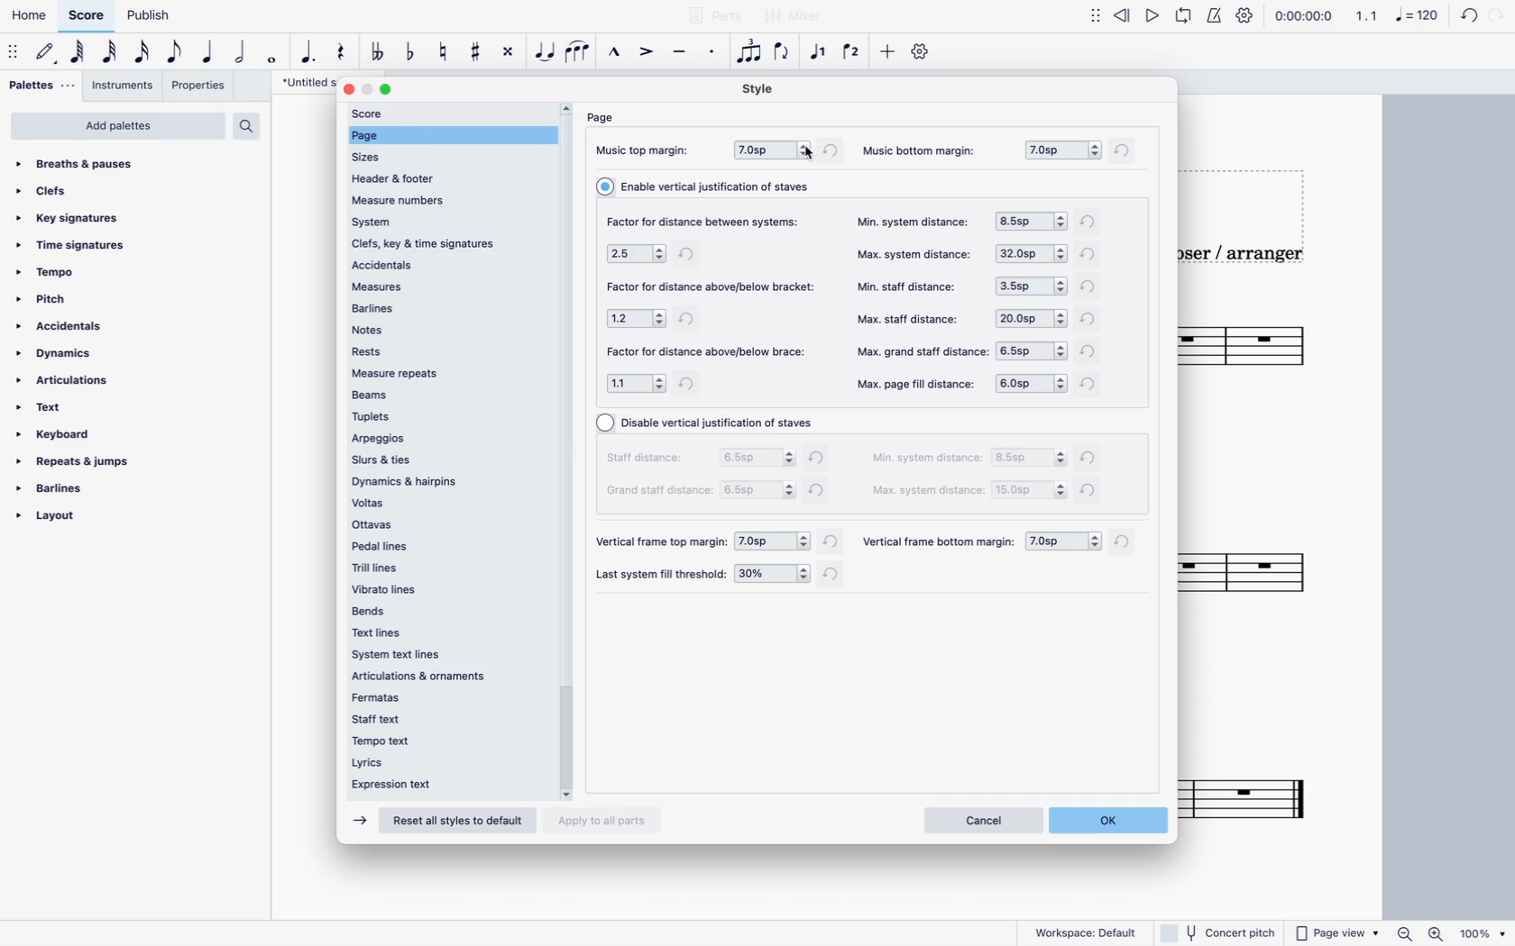 The height and width of the screenshot is (946, 1515). What do you see at coordinates (1337, 930) in the screenshot?
I see `page view` at bounding box center [1337, 930].